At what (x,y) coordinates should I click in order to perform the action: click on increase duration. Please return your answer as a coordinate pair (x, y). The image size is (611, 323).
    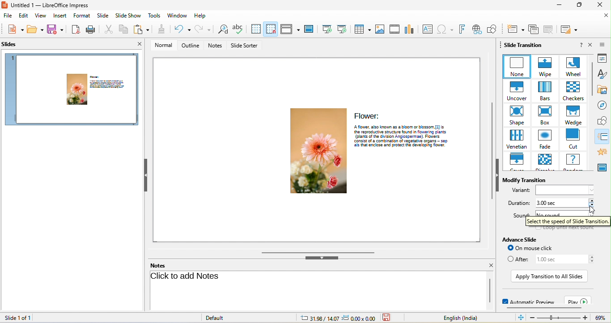
    Looking at the image, I should click on (593, 200).